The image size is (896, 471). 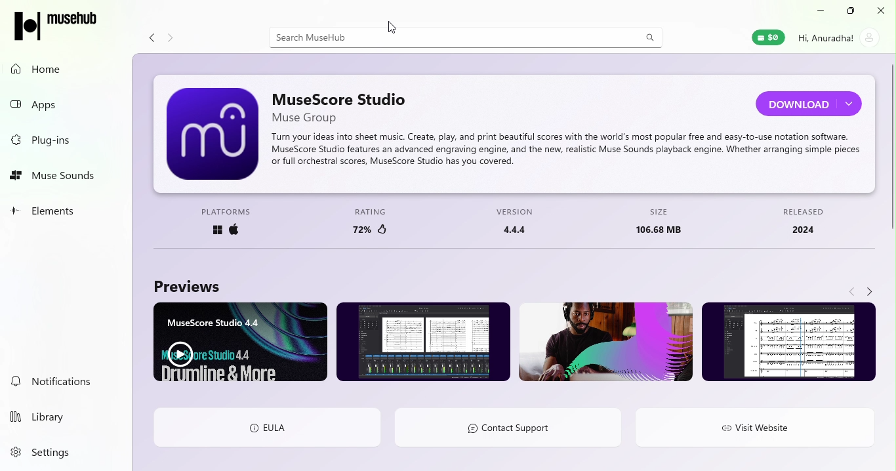 I want to click on Navigate back, so click(x=148, y=35).